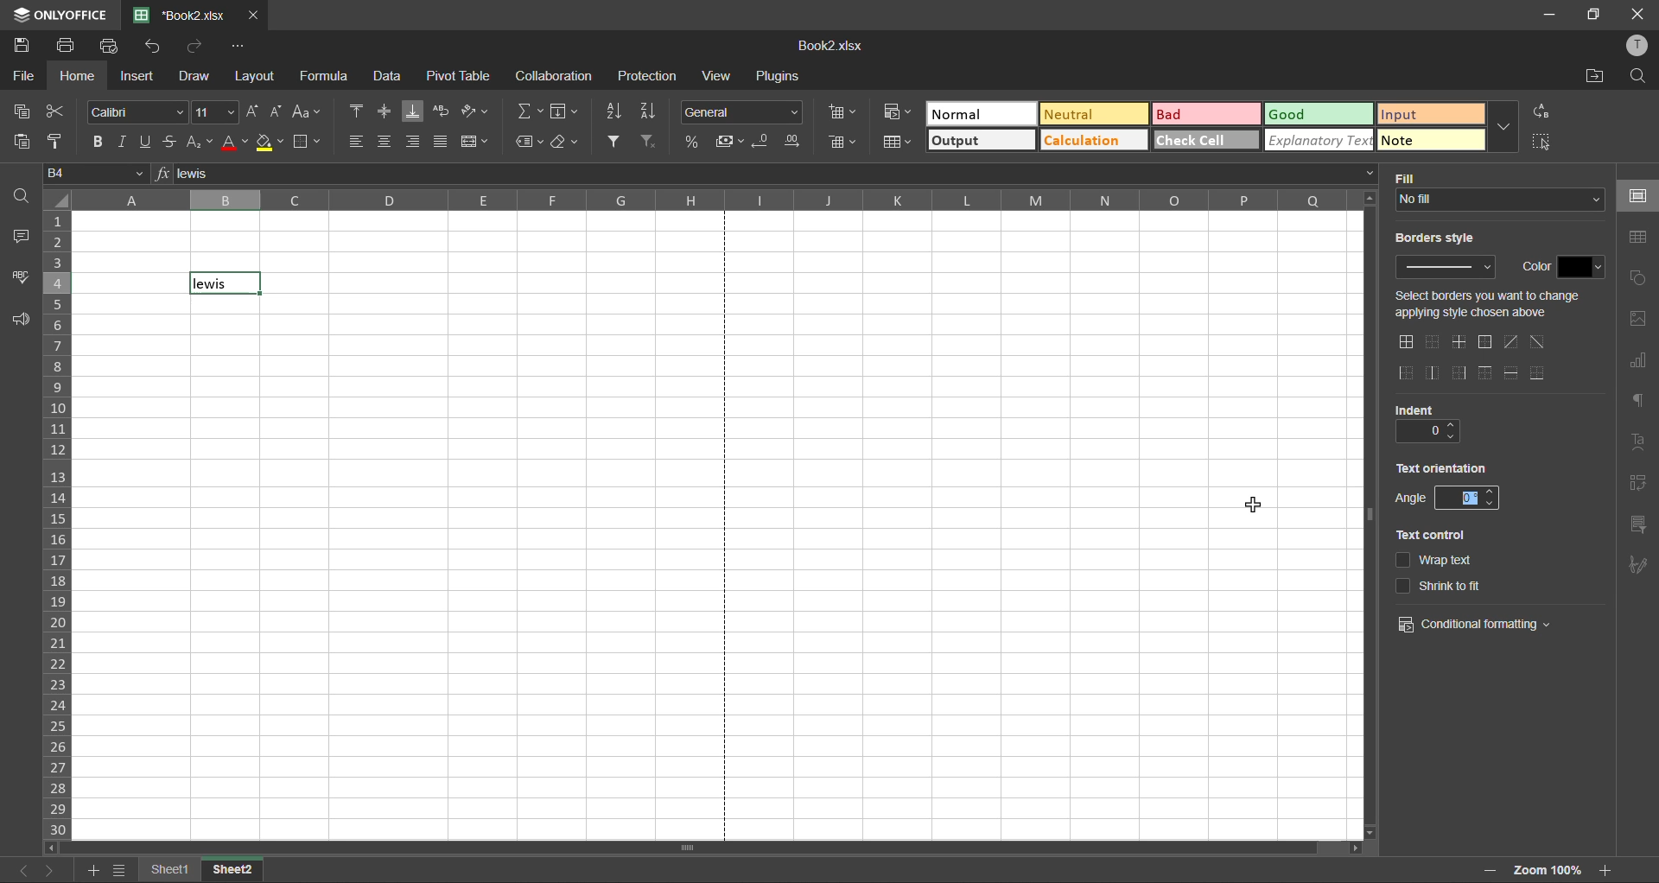 This screenshot has width=1659, height=883. Describe the element at coordinates (96, 174) in the screenshot. I see `cell address` at that location.